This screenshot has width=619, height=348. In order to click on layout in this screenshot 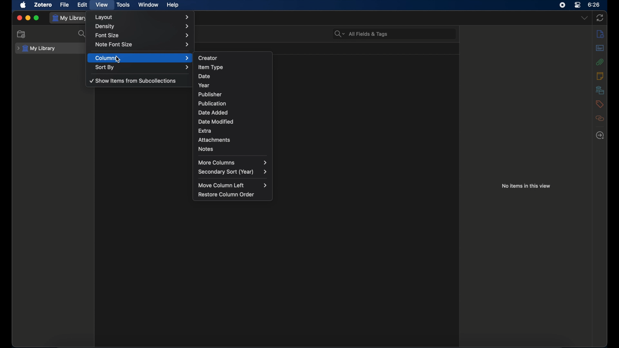, I will do `click(143, 17)`.